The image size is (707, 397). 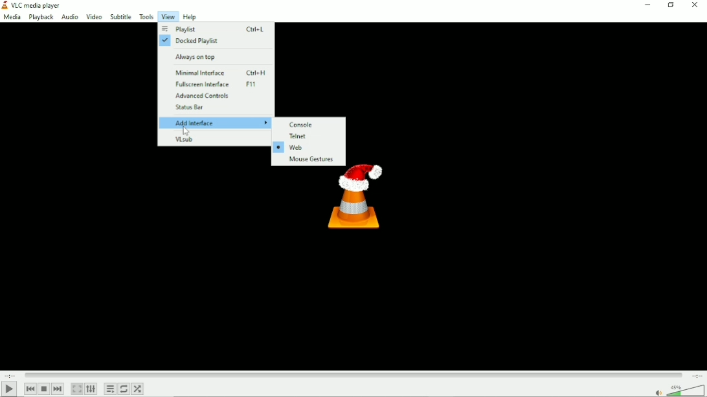 What do you see at coordinates (137, 389) in the screenshot?
I see `Random` at bounding box center [137, 389].